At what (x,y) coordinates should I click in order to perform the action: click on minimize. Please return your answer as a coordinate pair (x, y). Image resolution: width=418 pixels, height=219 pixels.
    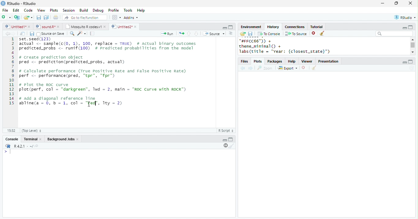
    Looking at the image, I should click on (382, 3).